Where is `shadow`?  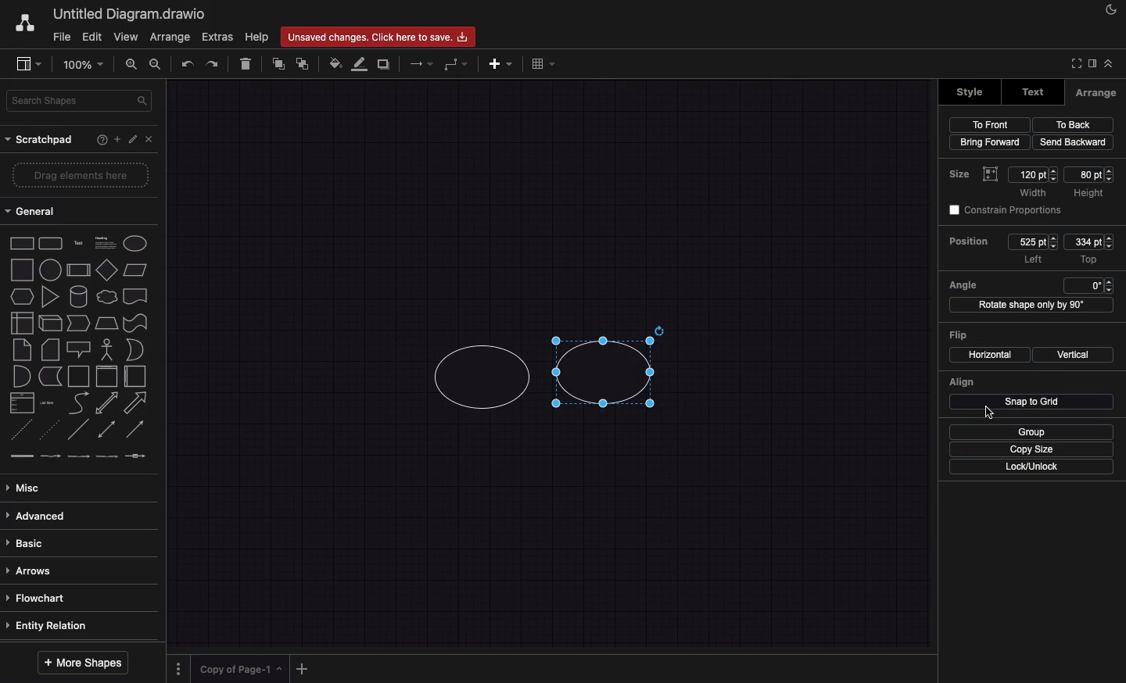 shadow is located at coordinates (385, 63).